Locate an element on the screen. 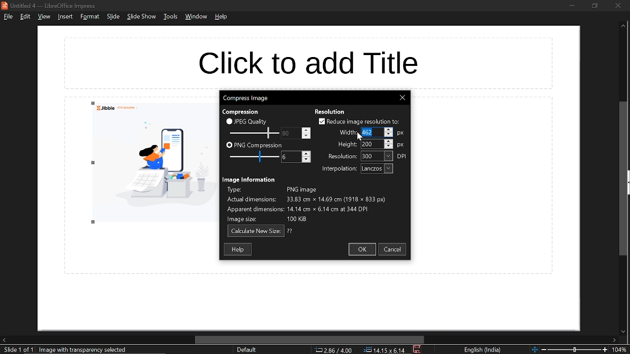 Image resolution: width=630 pixels, height=354 pixels. close is located at coordinates (618, 5).